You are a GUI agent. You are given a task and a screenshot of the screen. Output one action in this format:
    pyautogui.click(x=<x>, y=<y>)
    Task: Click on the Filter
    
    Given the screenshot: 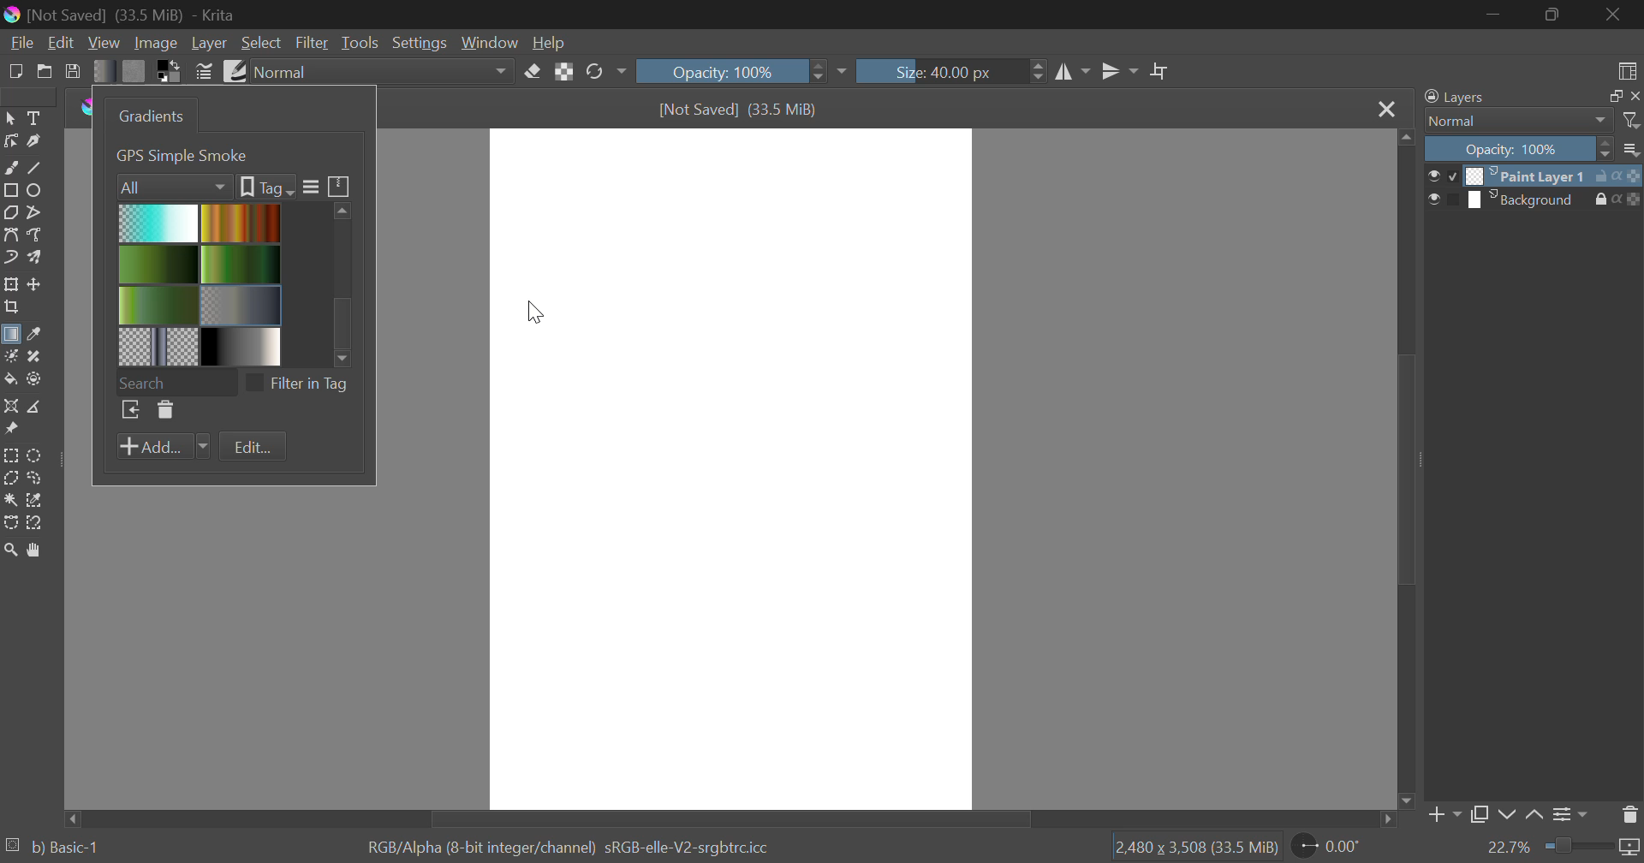 What is the action you would take?
    pyautogui.click(x=313, y=43)
    